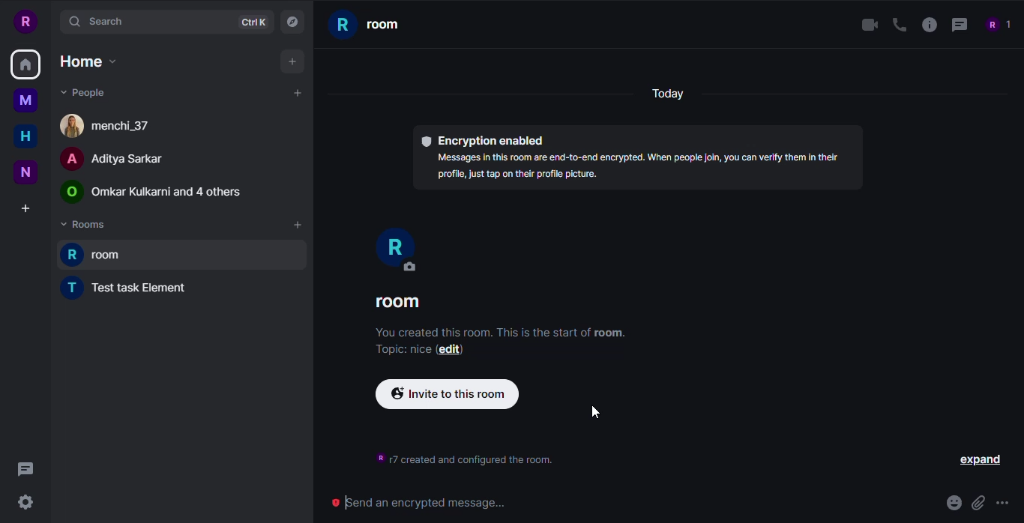 Image resolution: width=1024 pixels, height=523 pixels. Describe the element at coordinates (153, 193) in the screenshot. I see `people` at that location.